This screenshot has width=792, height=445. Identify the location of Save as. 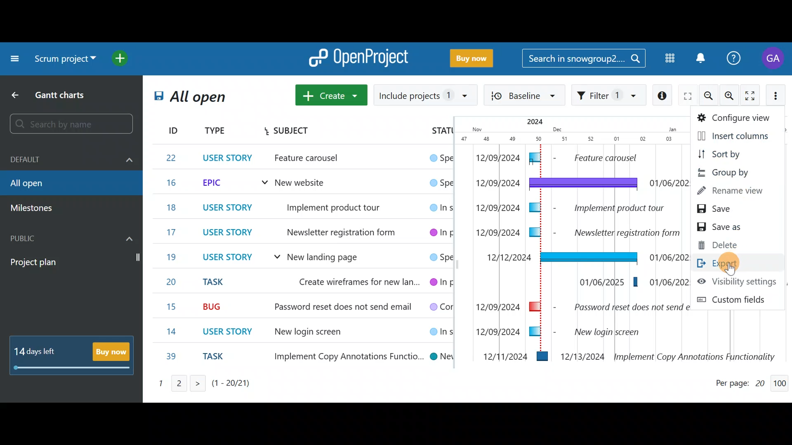
(729, 227).